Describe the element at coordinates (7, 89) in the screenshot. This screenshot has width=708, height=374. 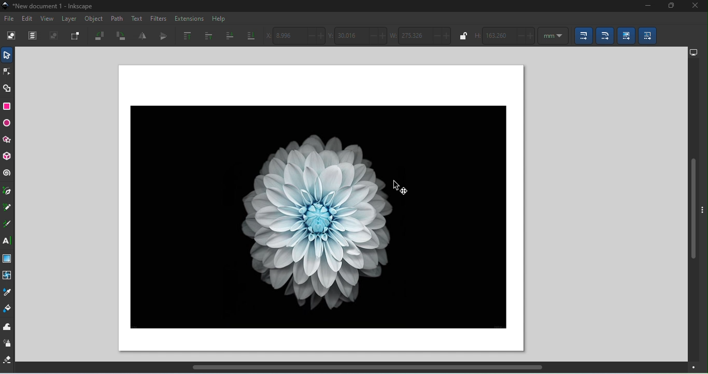
I see `Shape builder tool` at that location.